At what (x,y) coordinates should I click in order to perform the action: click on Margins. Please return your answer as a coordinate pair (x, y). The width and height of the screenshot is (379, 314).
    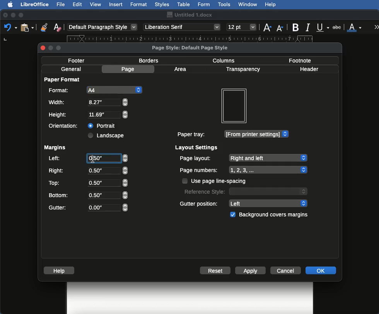
    Looking at the image, I should click on (55, 148).